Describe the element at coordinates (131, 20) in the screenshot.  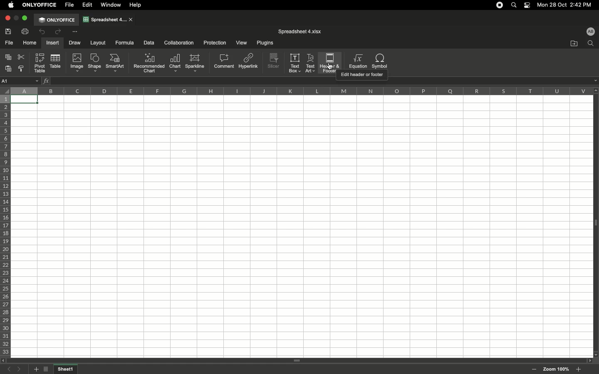
I see `close` at that location.